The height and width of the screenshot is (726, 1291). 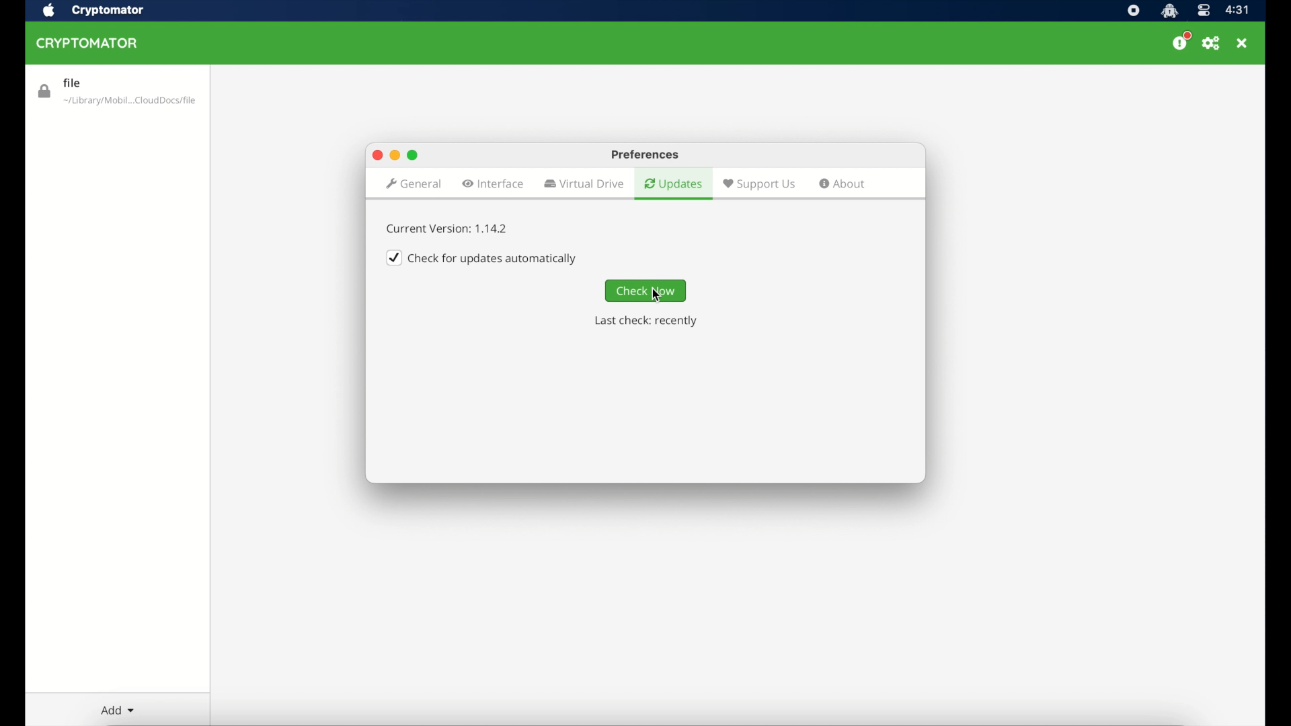 What do you see at coordinates (448, 229) in the screenshot?
I see `current version` at bounding box center [448, 229].